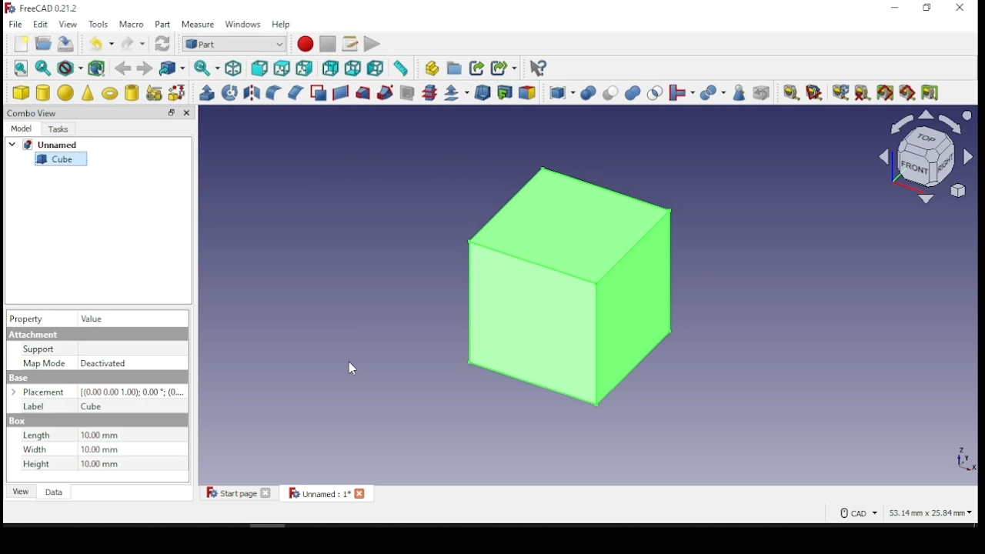 This screenshot has height=554, width=985. Describe the element at coordinates (62, 128) in the screenshot. I see `tasks` at that location.